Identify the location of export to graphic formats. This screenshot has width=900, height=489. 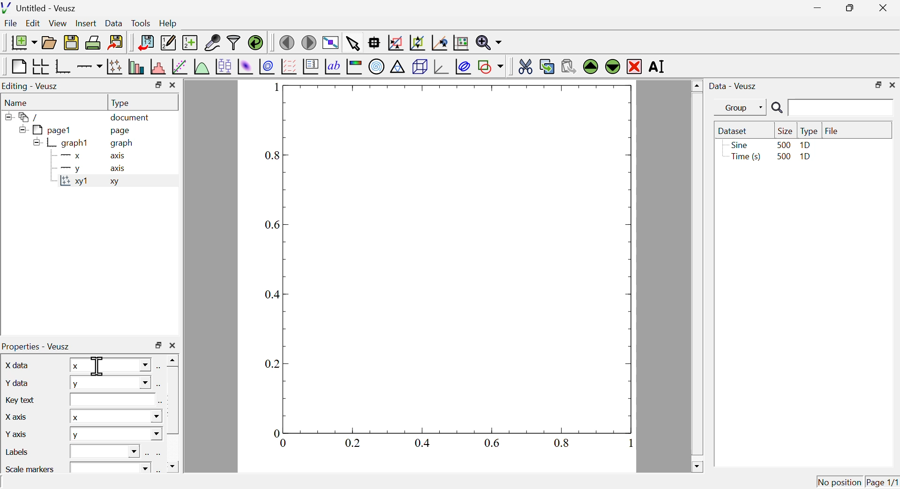
(116, 43).